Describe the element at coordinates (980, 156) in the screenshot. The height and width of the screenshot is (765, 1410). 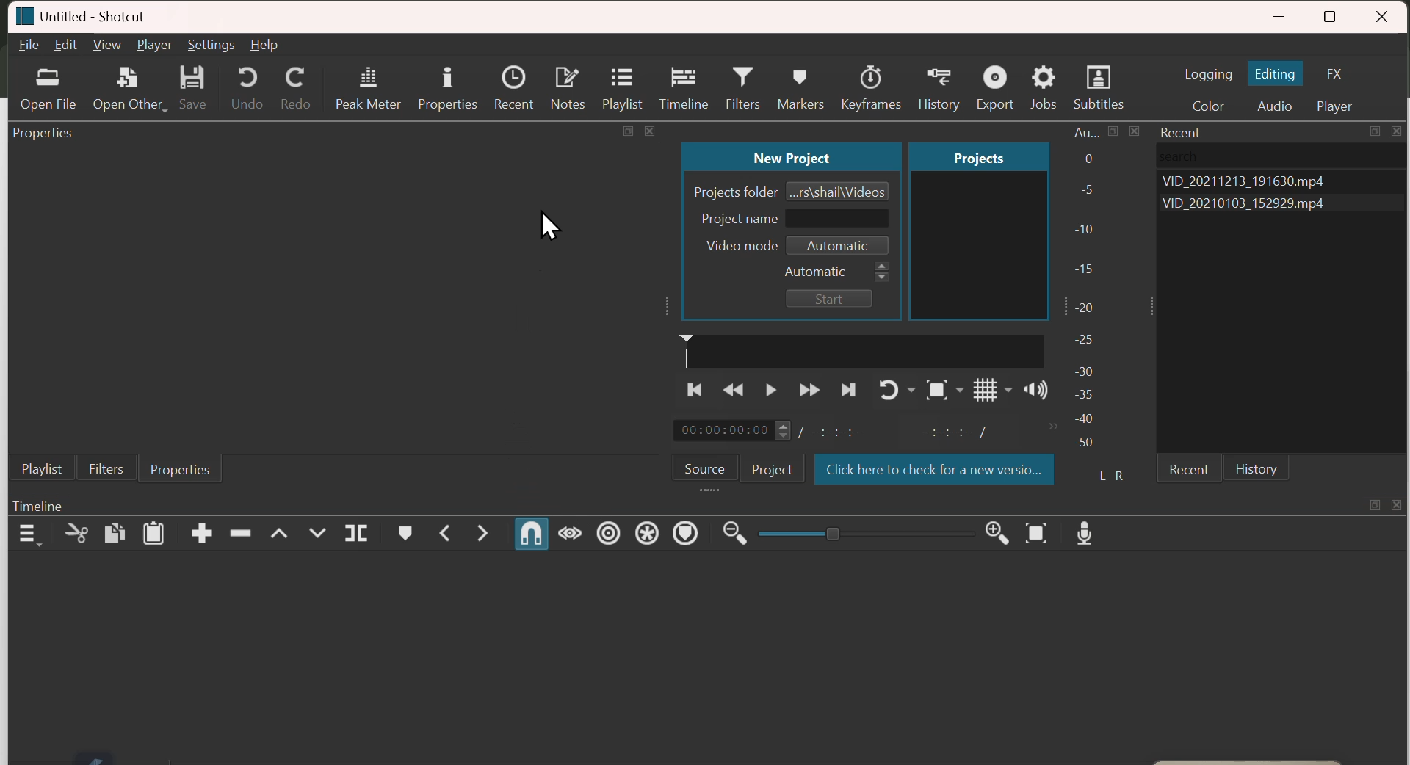
I see `Project` at that location.